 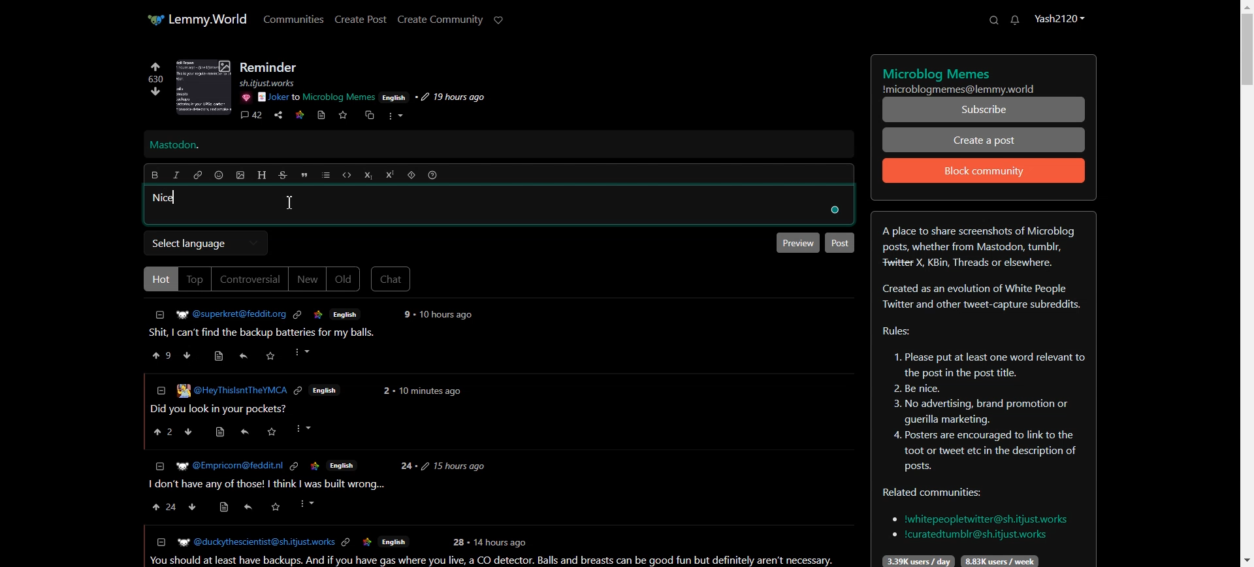 What do you see at coordinates (342, 464) in the screenshot?
I see `` at bounding box center [342, 464].